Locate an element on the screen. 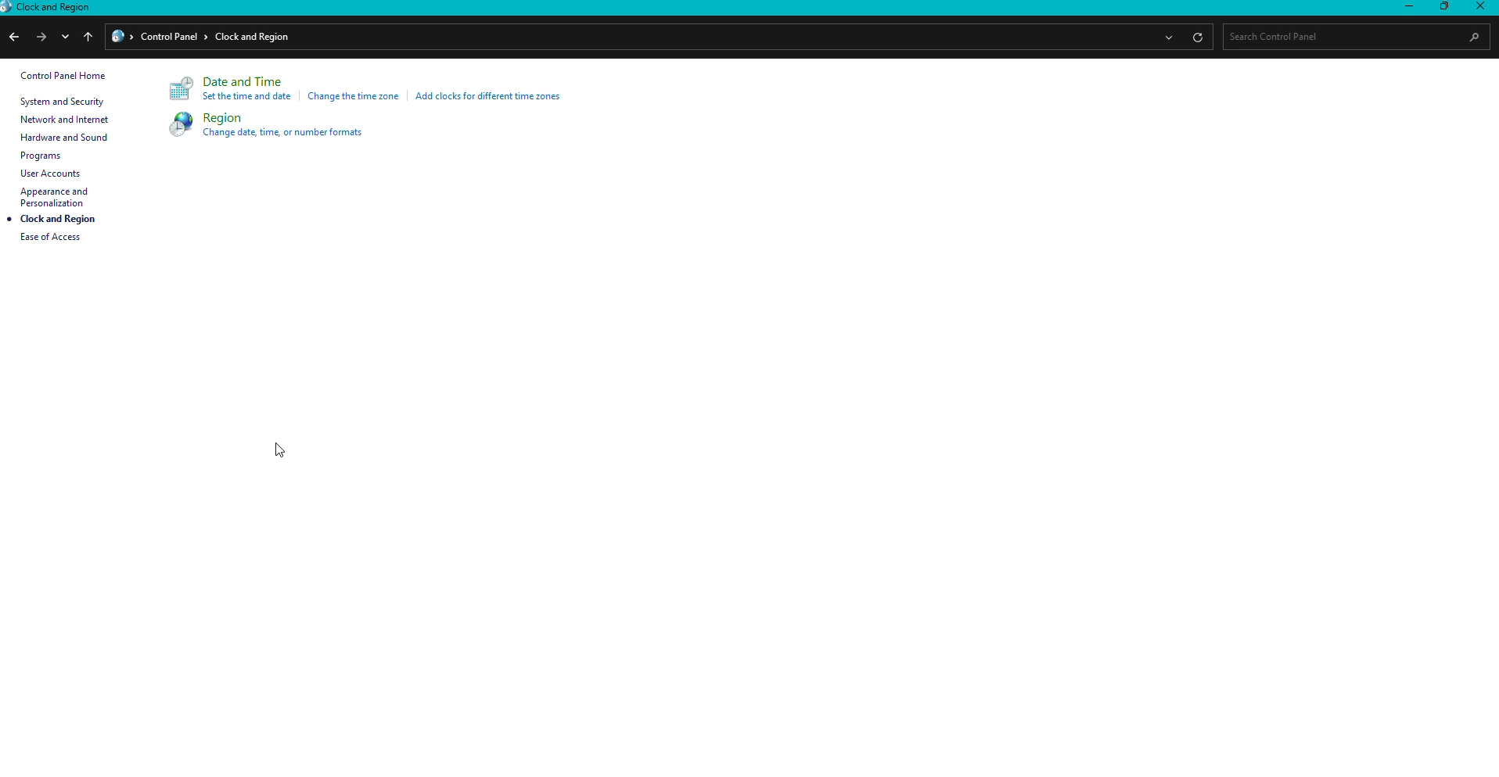  System and security is located at coordinates (64, 101).